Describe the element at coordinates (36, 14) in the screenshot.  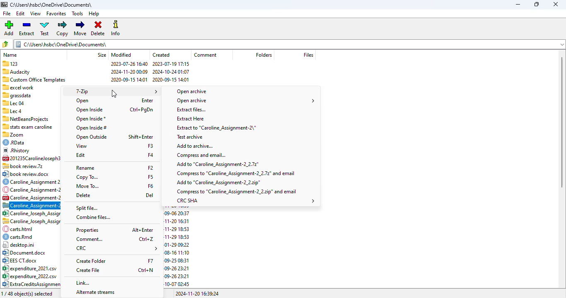
I see `view` at that location.